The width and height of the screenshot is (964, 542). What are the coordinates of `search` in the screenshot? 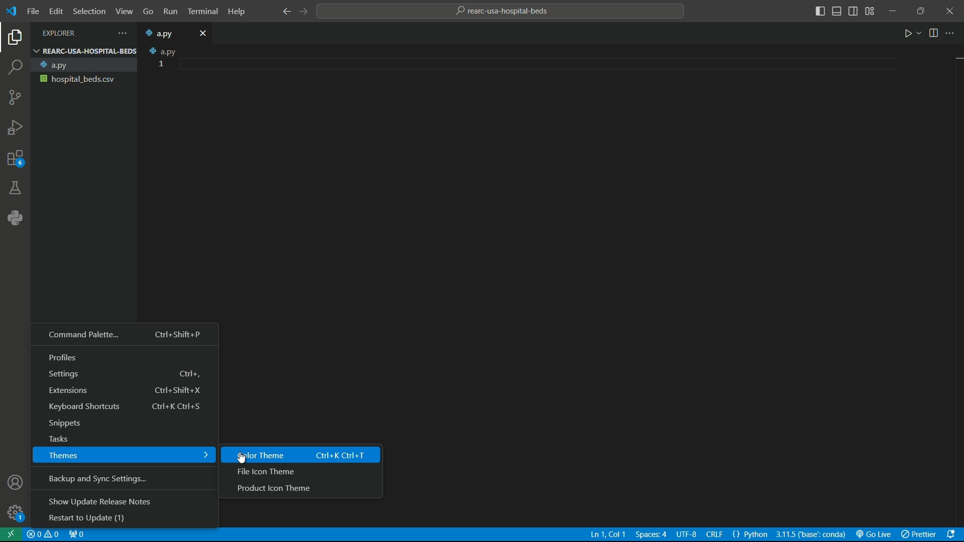 It's located at (16, 68).